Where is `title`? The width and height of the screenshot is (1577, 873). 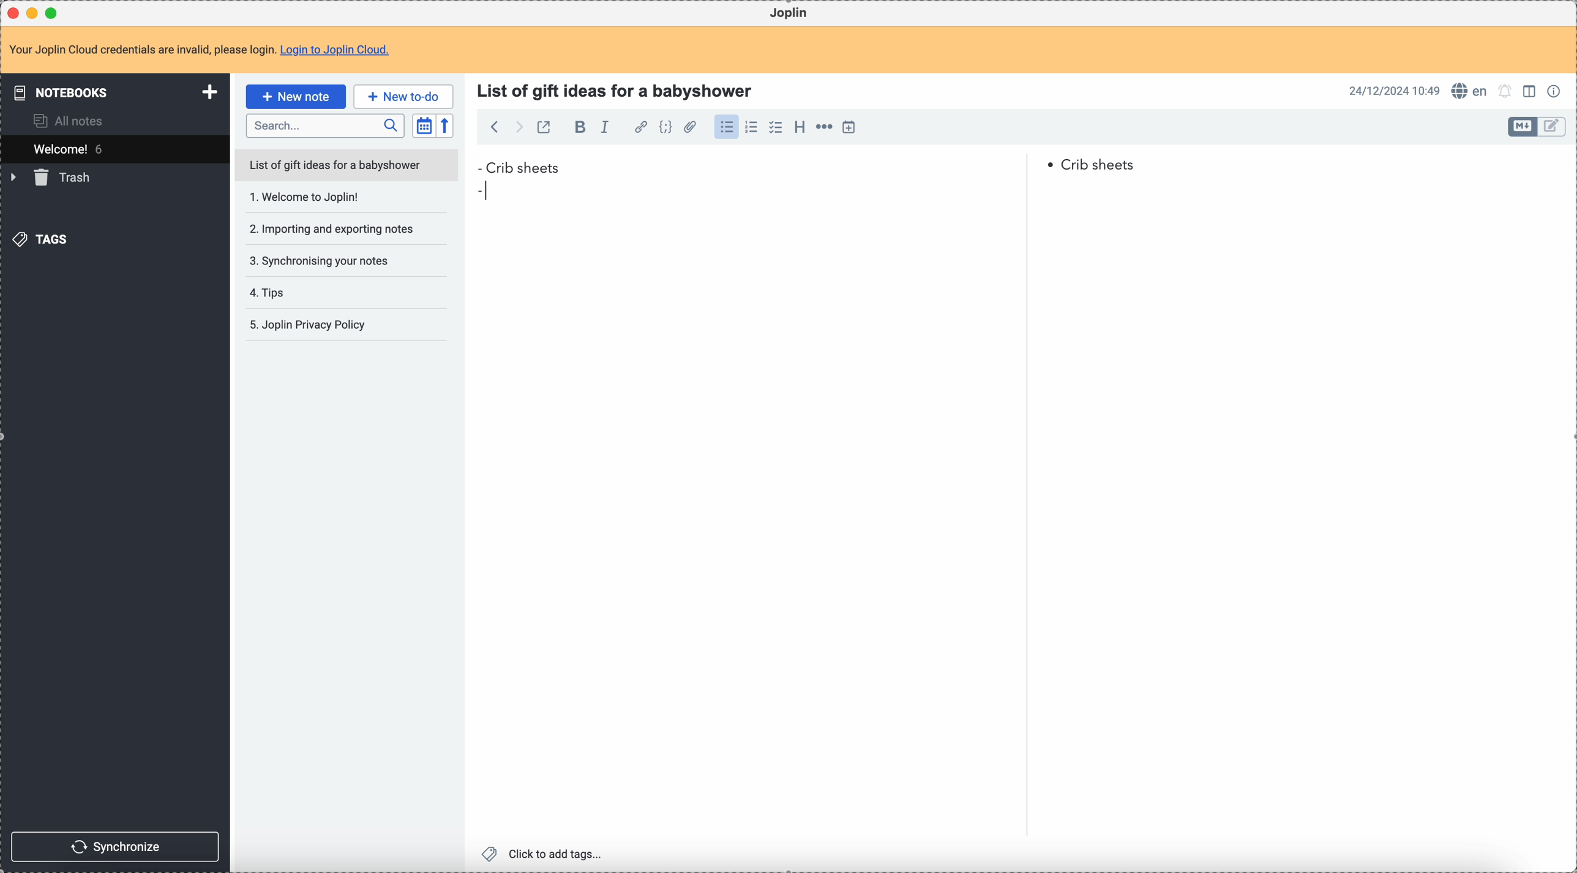 title is located at coordinates (618, 89).